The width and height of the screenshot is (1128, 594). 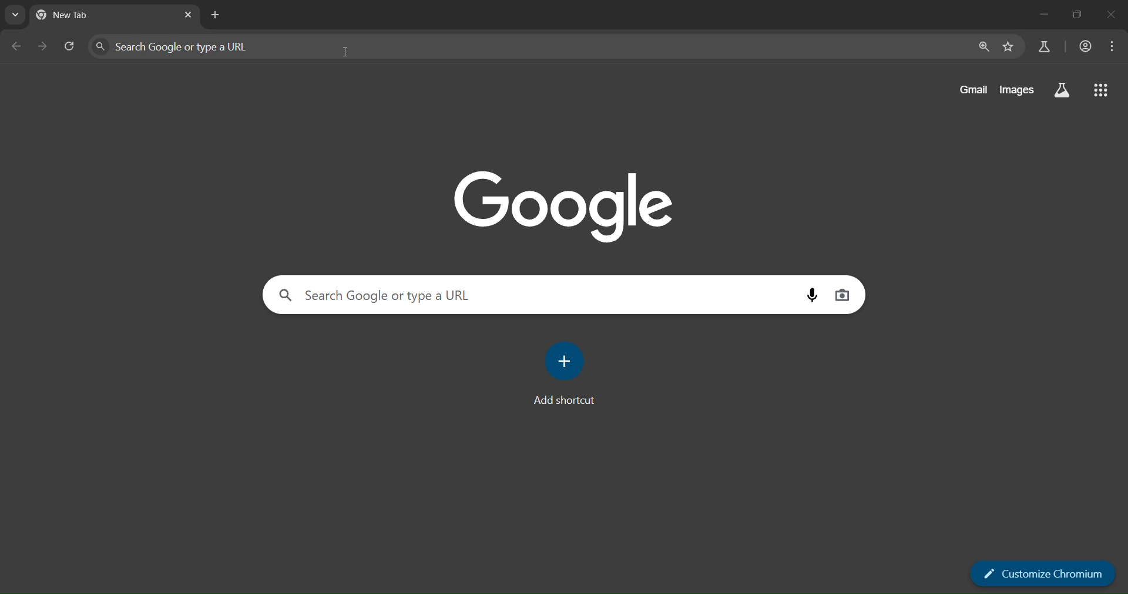 I want to click on search Google or type a URL, so click(x=536, y=295).